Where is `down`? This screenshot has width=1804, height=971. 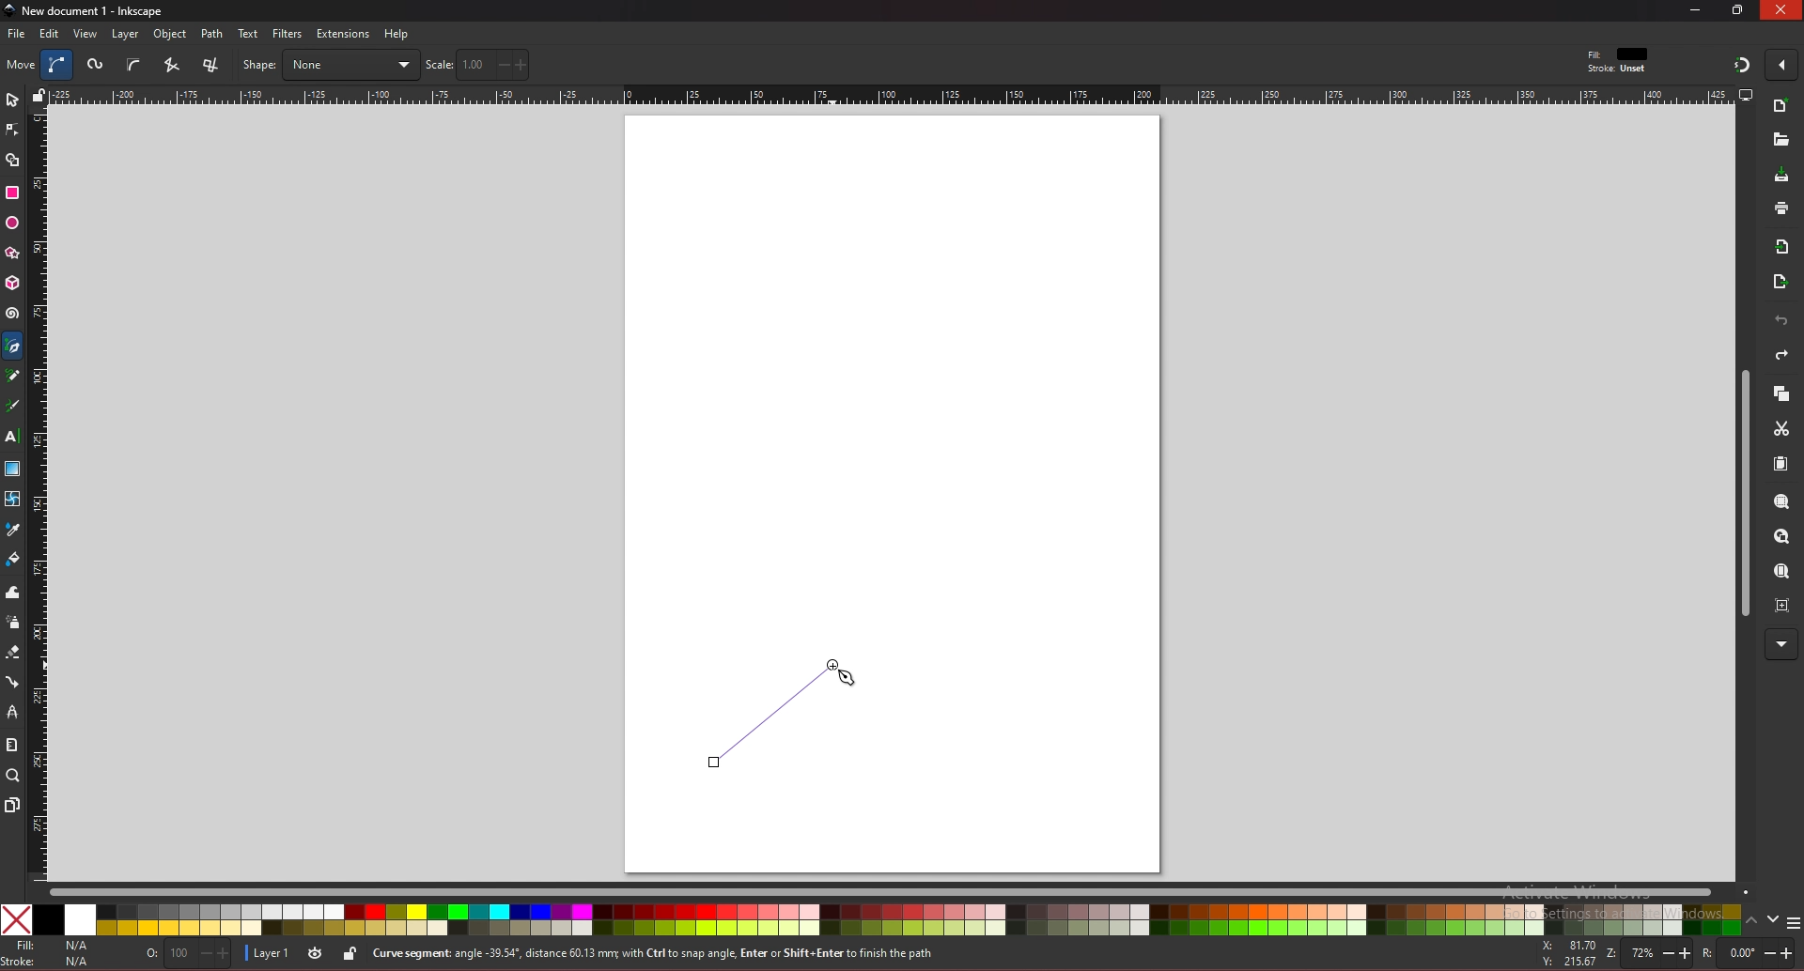 down is located at coordinates (1774, 919).